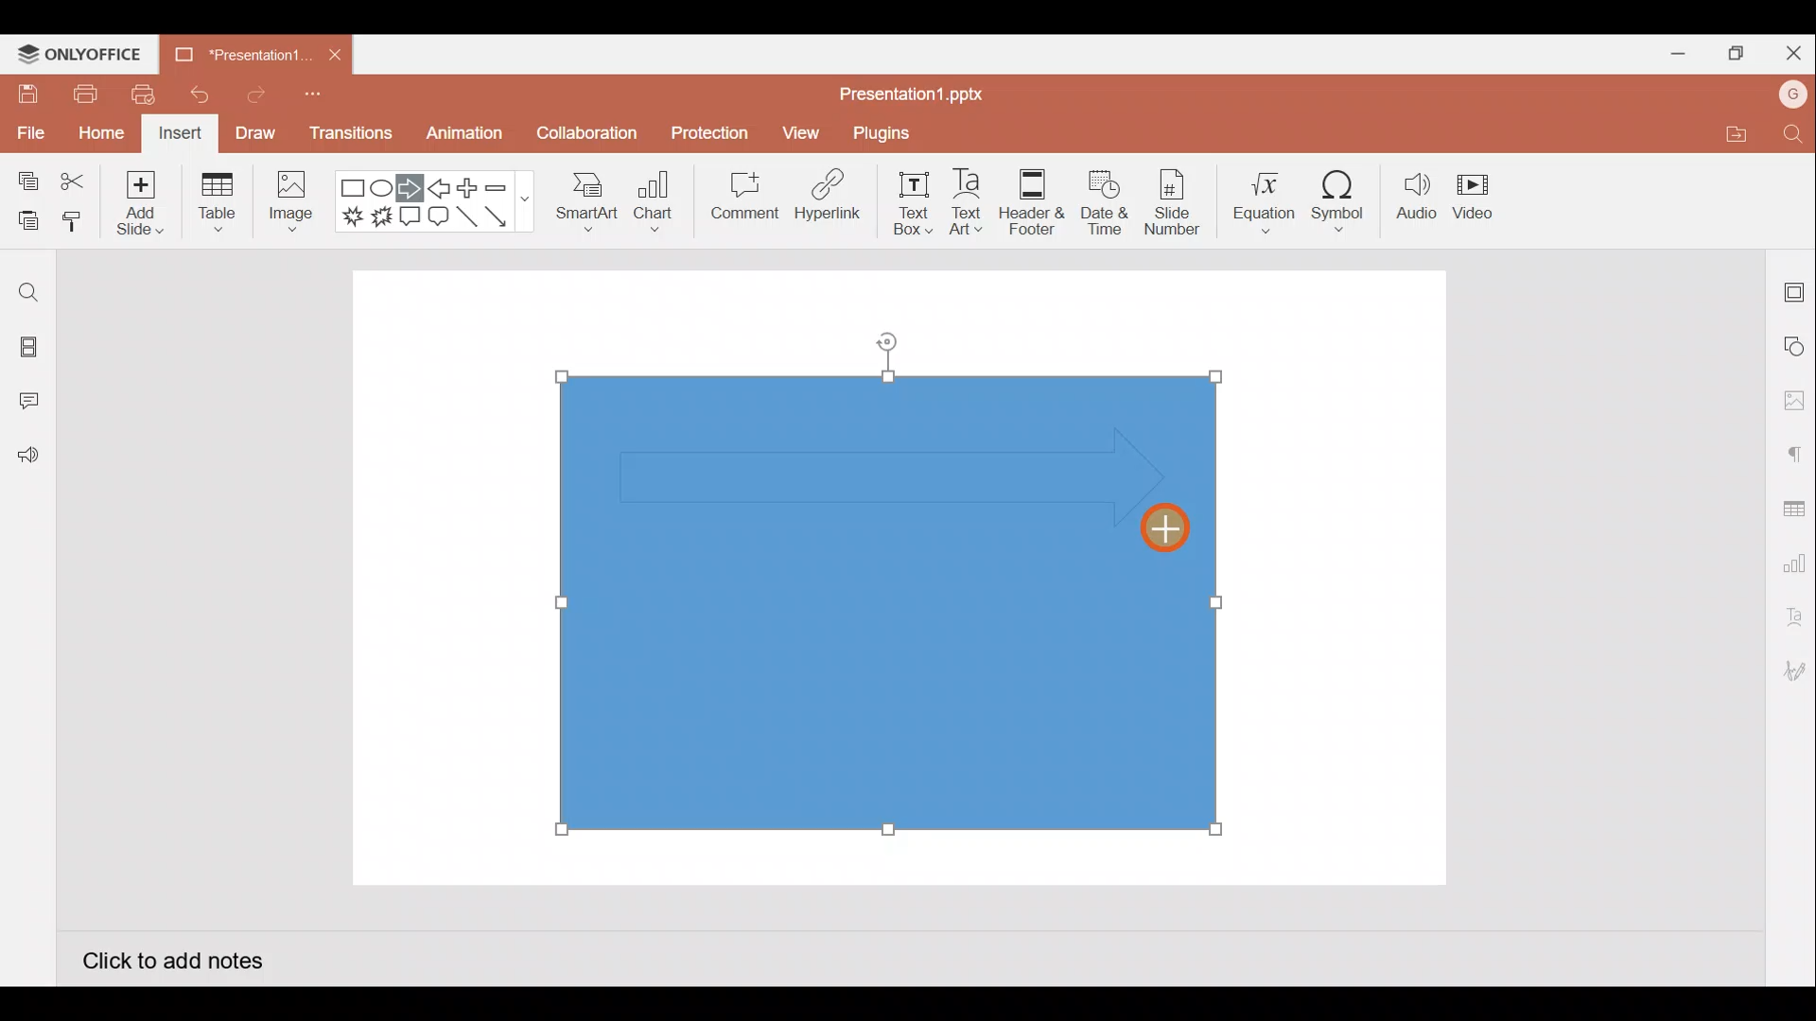 This screenshot has width=1816, height=1021. Describe the element at coordinates (74, 182) in the screenshot. I see `Cut` at that location.